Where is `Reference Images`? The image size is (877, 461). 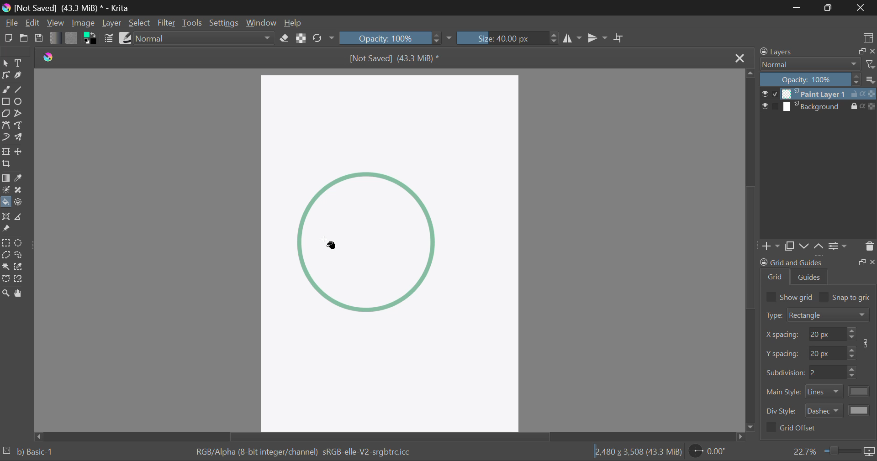
Reference Images is located at coordinates (5, 228).